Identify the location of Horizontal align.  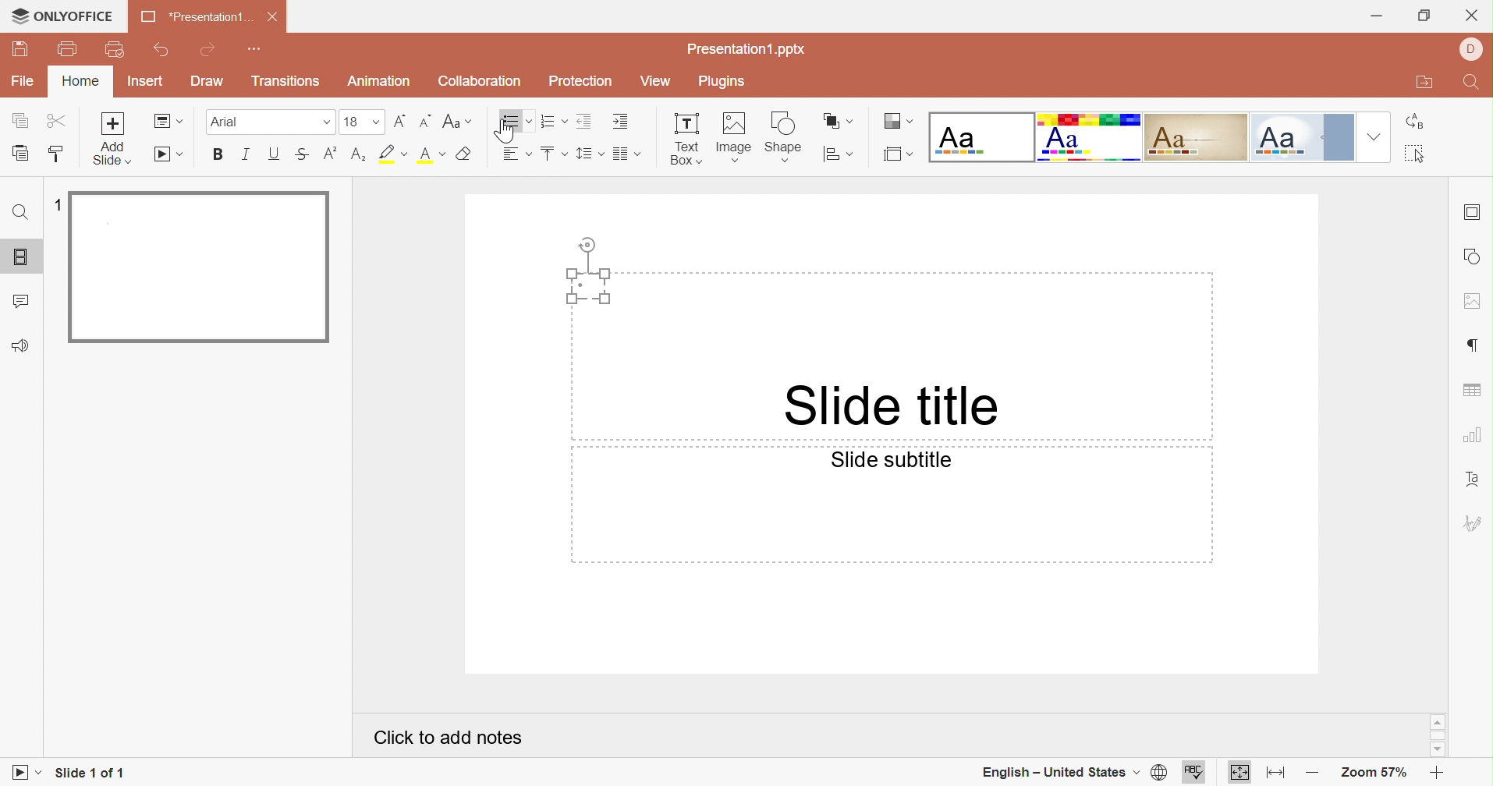
(515, 153).